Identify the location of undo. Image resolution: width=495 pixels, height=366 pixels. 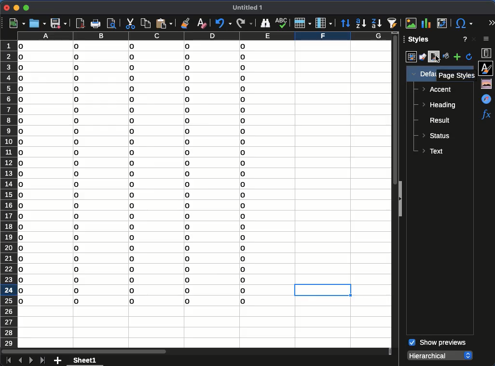
(223, 24).